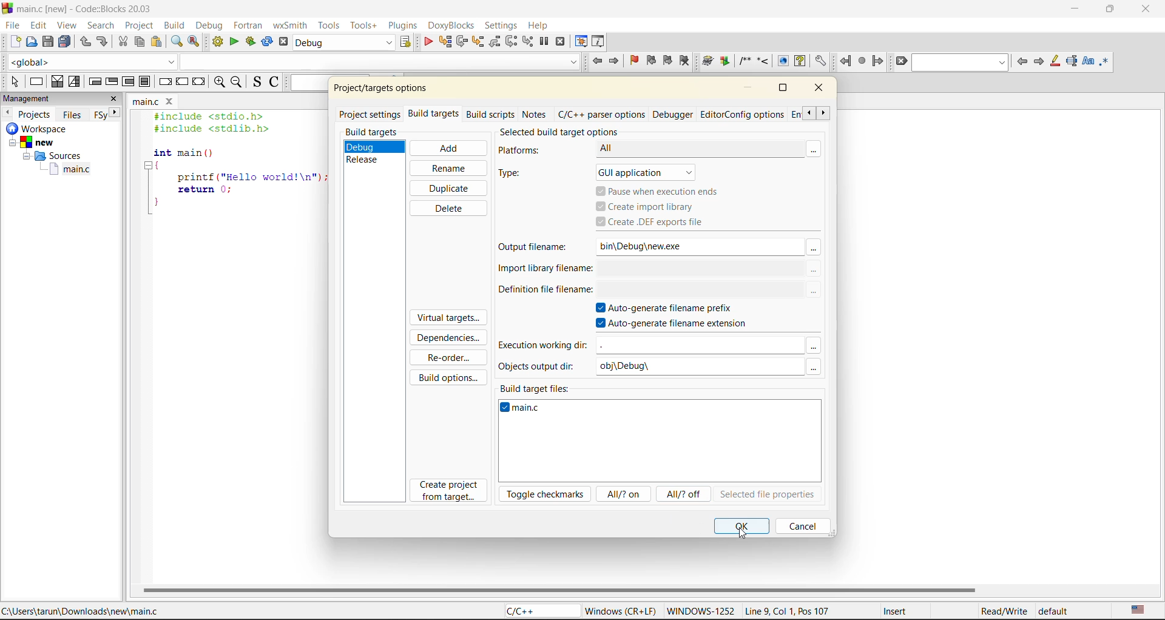  What do you see at coordinates (743, 527) in the screenshot?
I see `ok` at bounding box center [743, 527].